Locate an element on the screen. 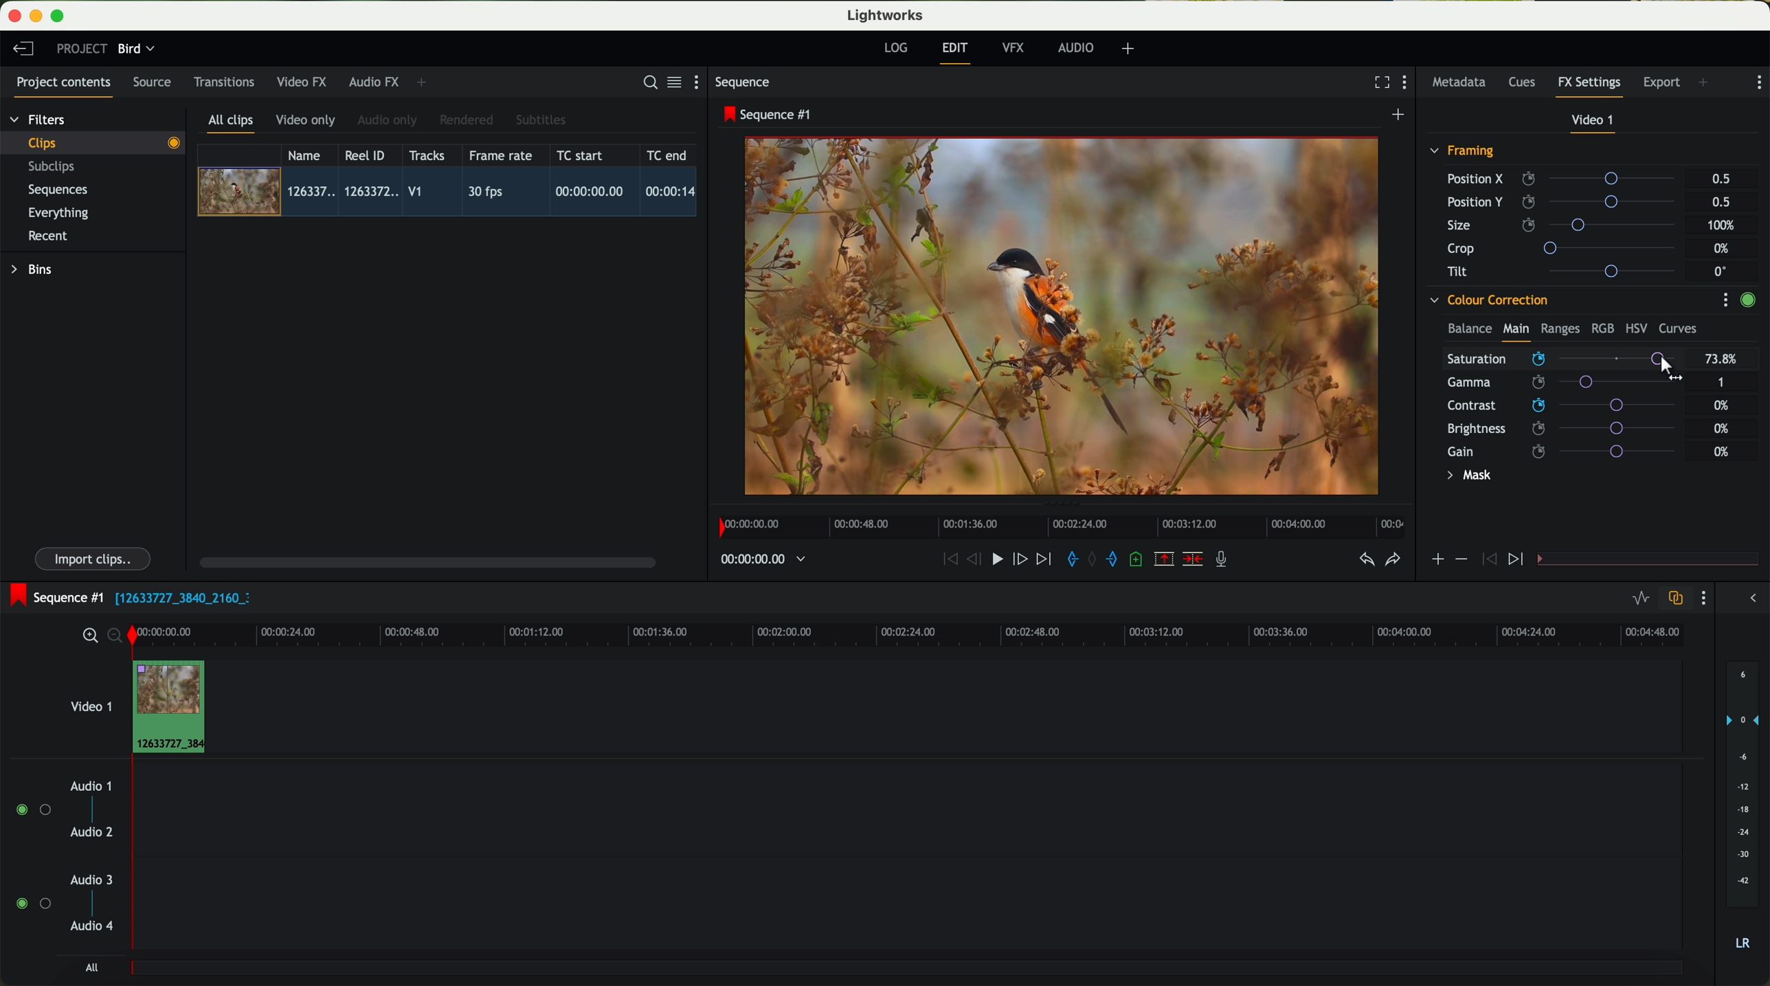 The height and width of the screenshot is (986, 1770). rewind is located at coordinates (949, 560).